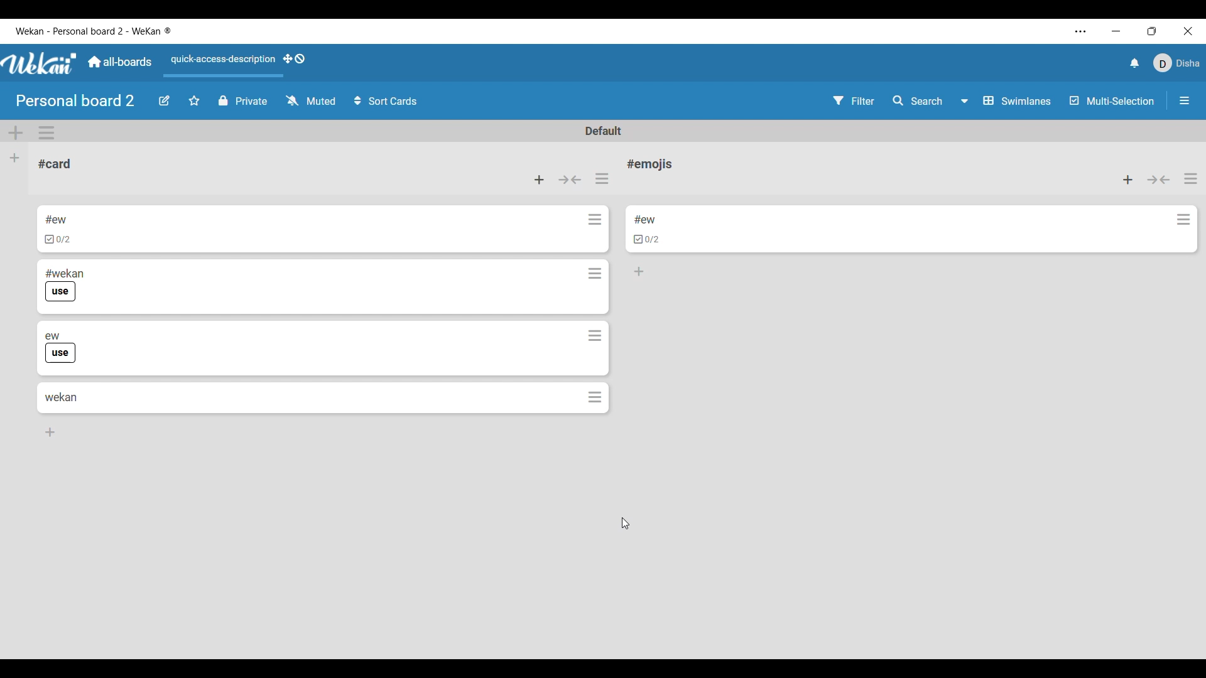 This screenshot has width=1206, height=678. I want to click on Show desktop drag handles, so click(294, 58).